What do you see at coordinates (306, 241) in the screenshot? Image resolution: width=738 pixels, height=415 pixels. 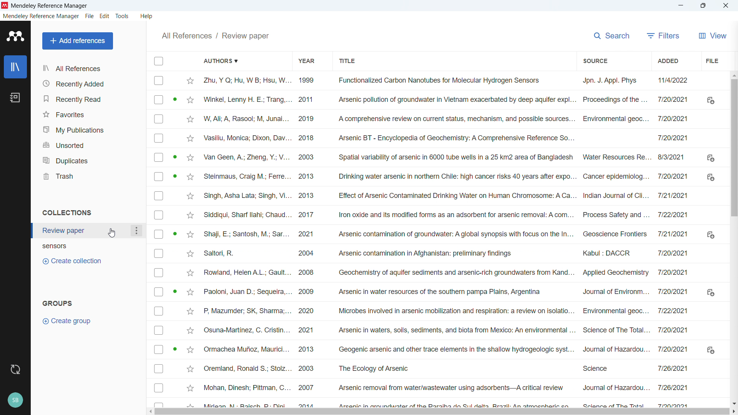 I see `Year of publication of individual entries ` at bounding box center [306, 241].